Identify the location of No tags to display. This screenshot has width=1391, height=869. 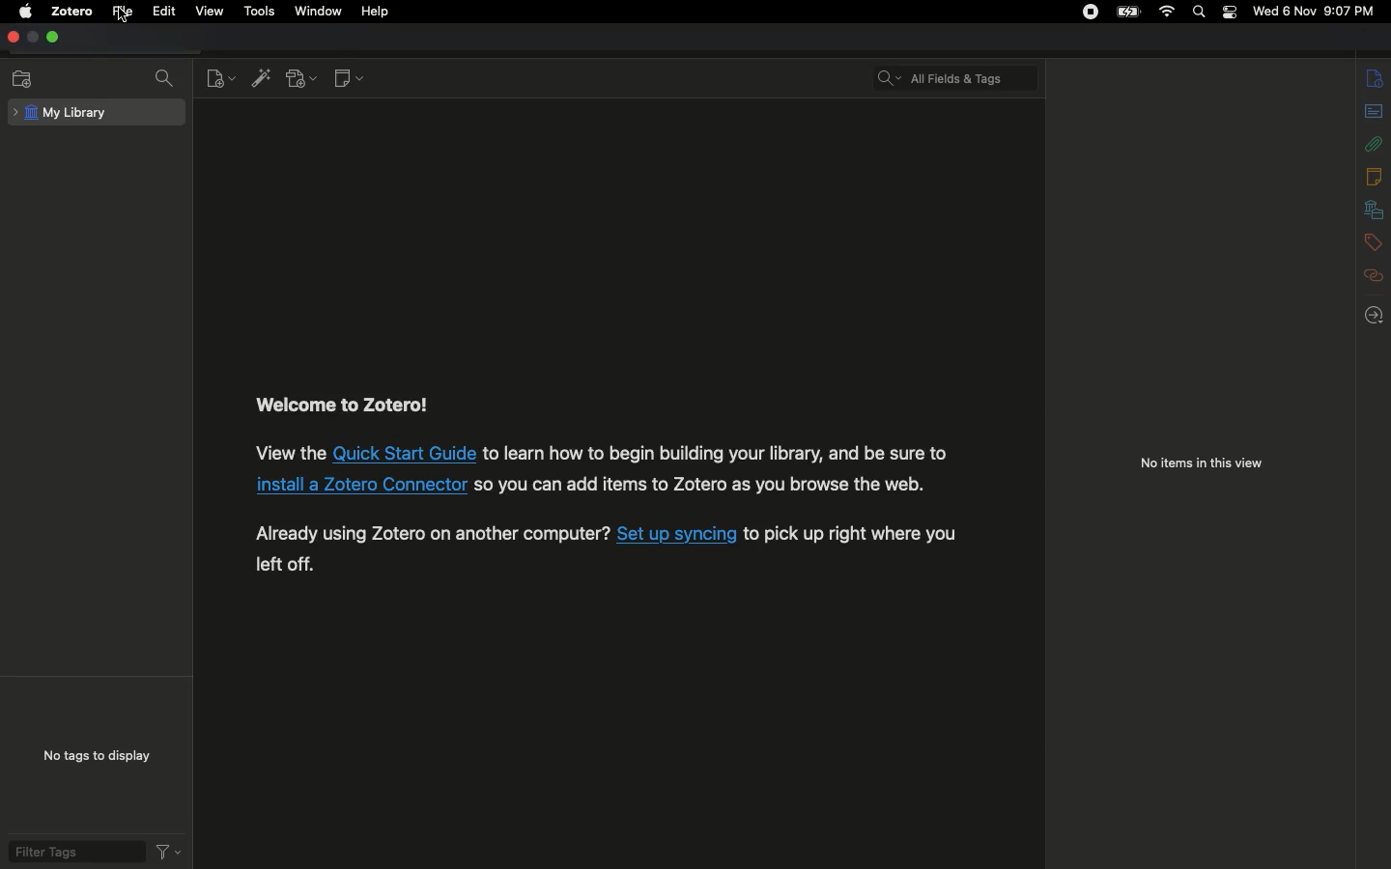
(92, 755).